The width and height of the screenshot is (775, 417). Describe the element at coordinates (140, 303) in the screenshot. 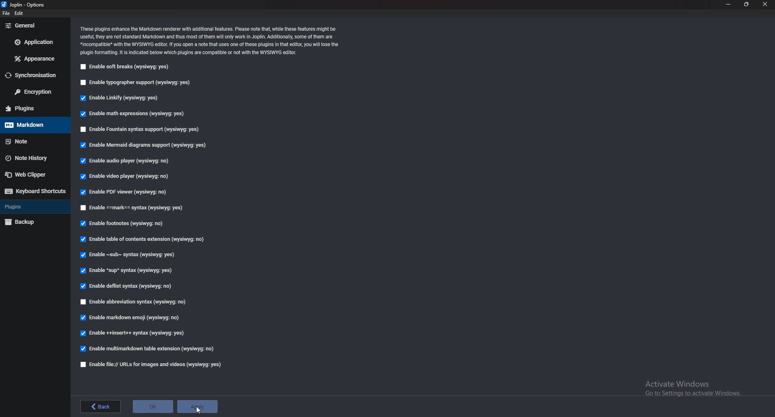

I see `enable abbreviation syntax` at that location.